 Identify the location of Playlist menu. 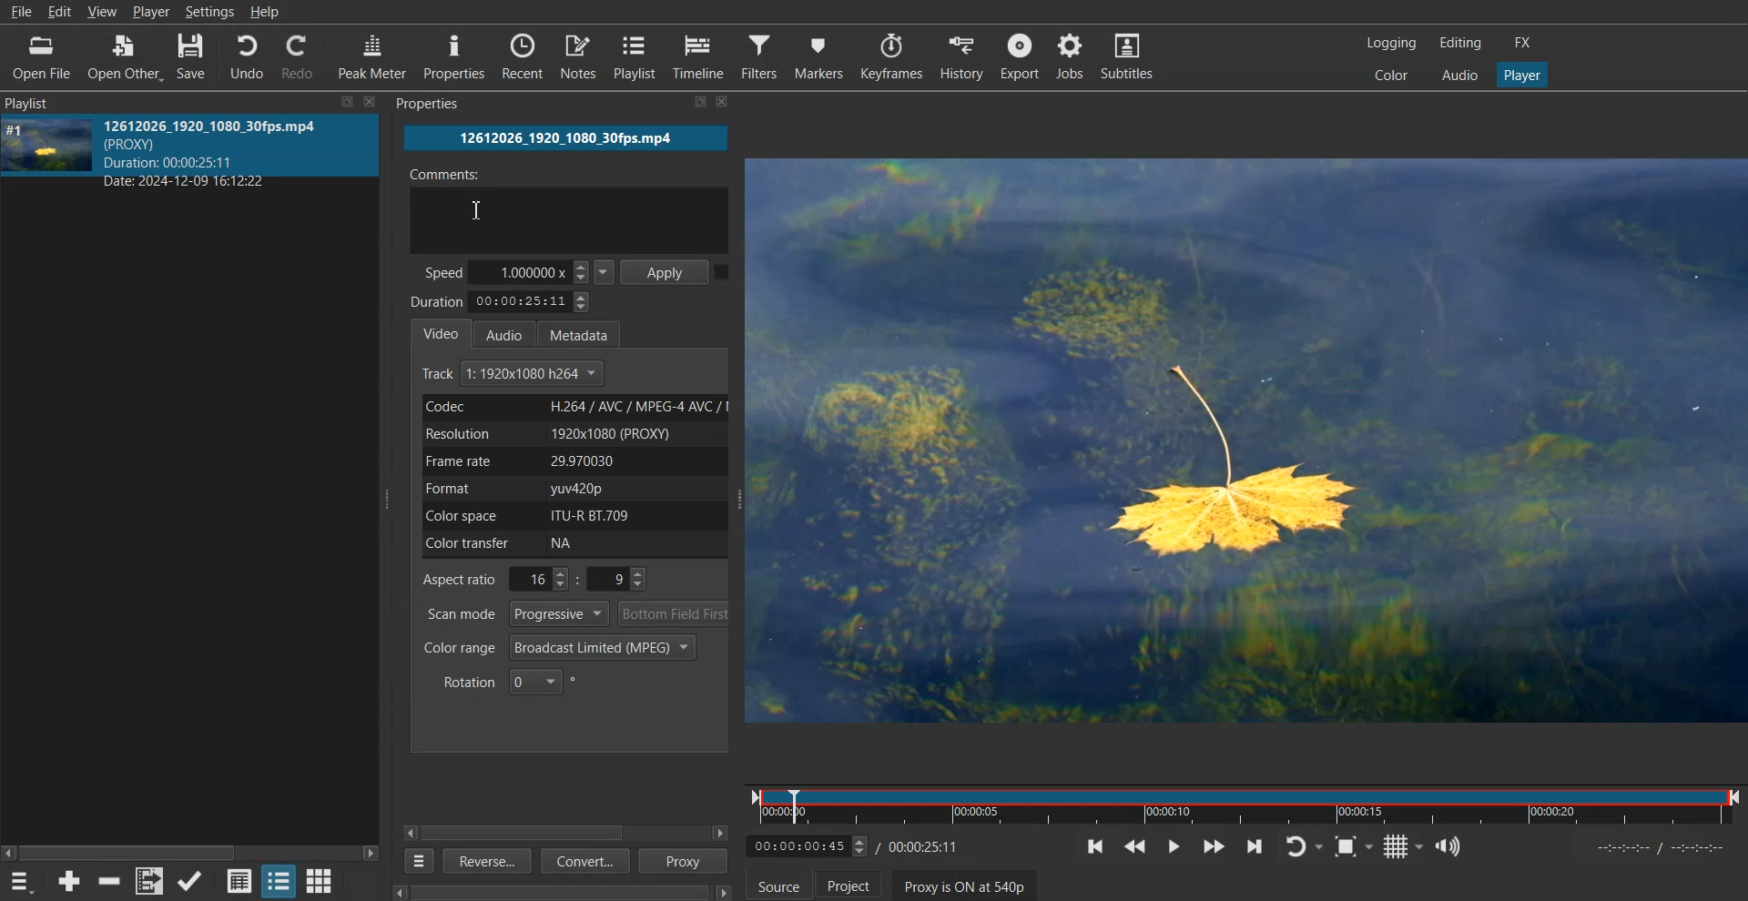
(24, 881).